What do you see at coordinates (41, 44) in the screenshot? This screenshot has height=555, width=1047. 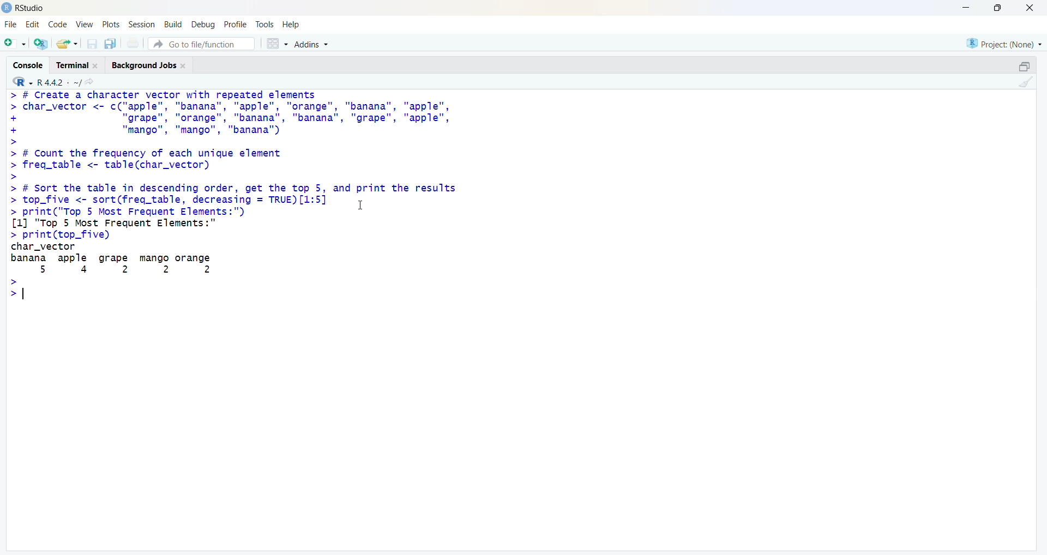 I see `Create a project` at bounding box center [41, 44].